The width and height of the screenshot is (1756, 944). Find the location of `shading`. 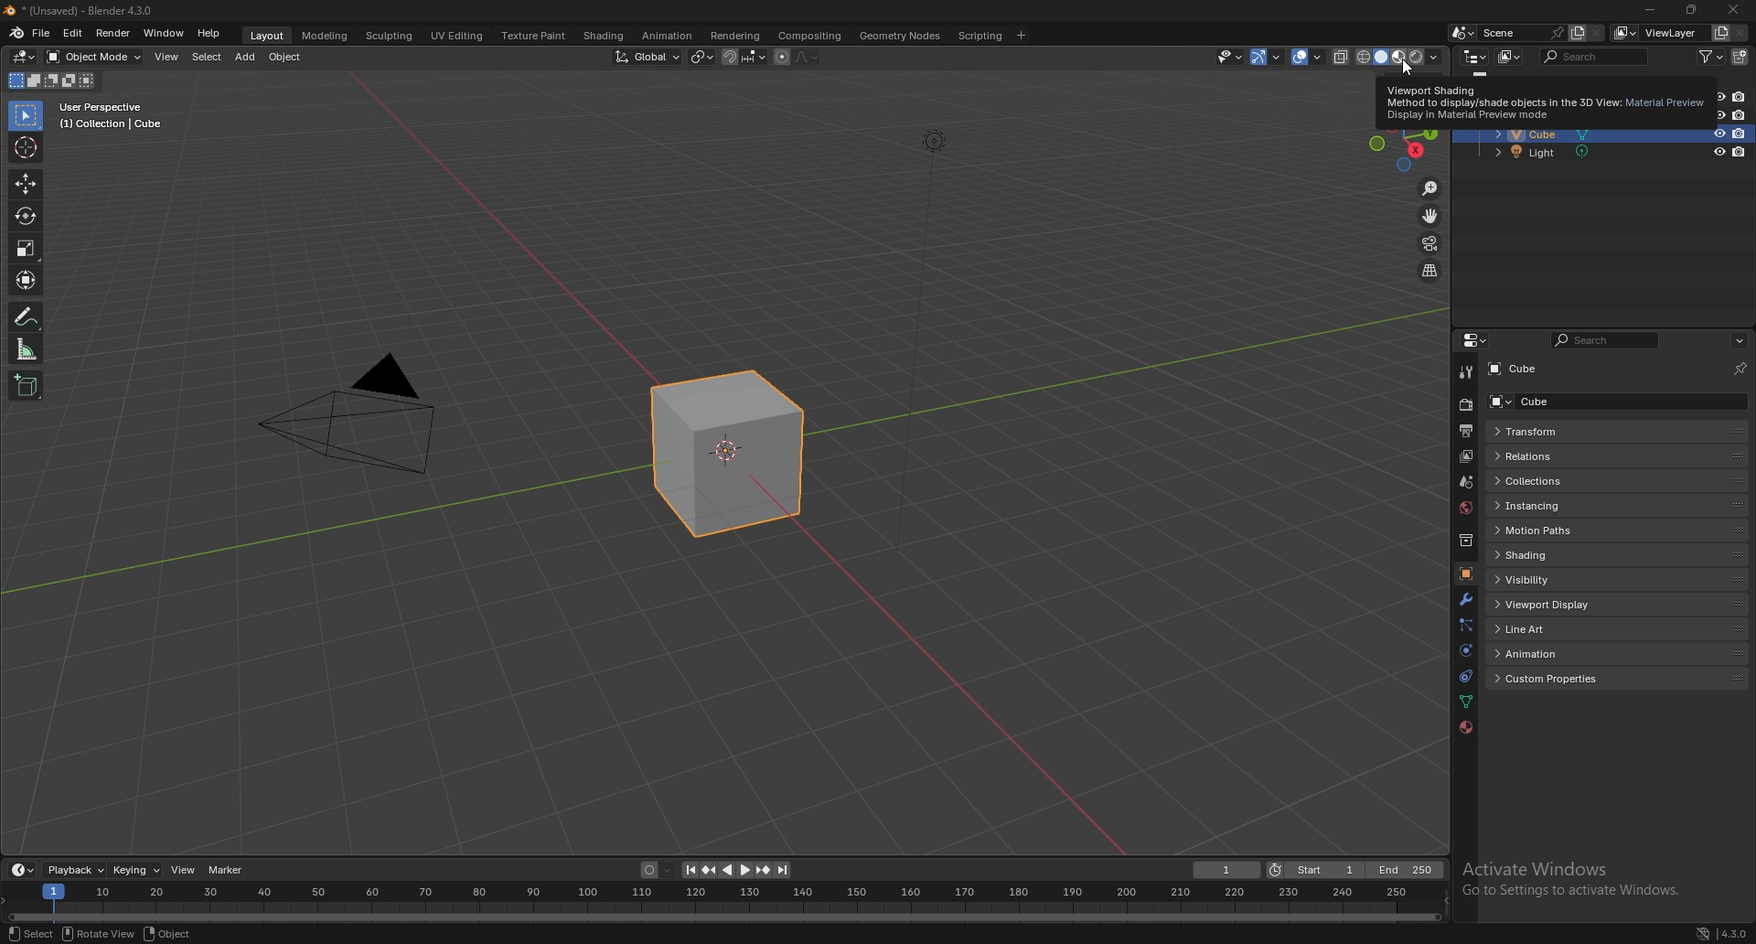

shading is located at coordinates (605, 37).